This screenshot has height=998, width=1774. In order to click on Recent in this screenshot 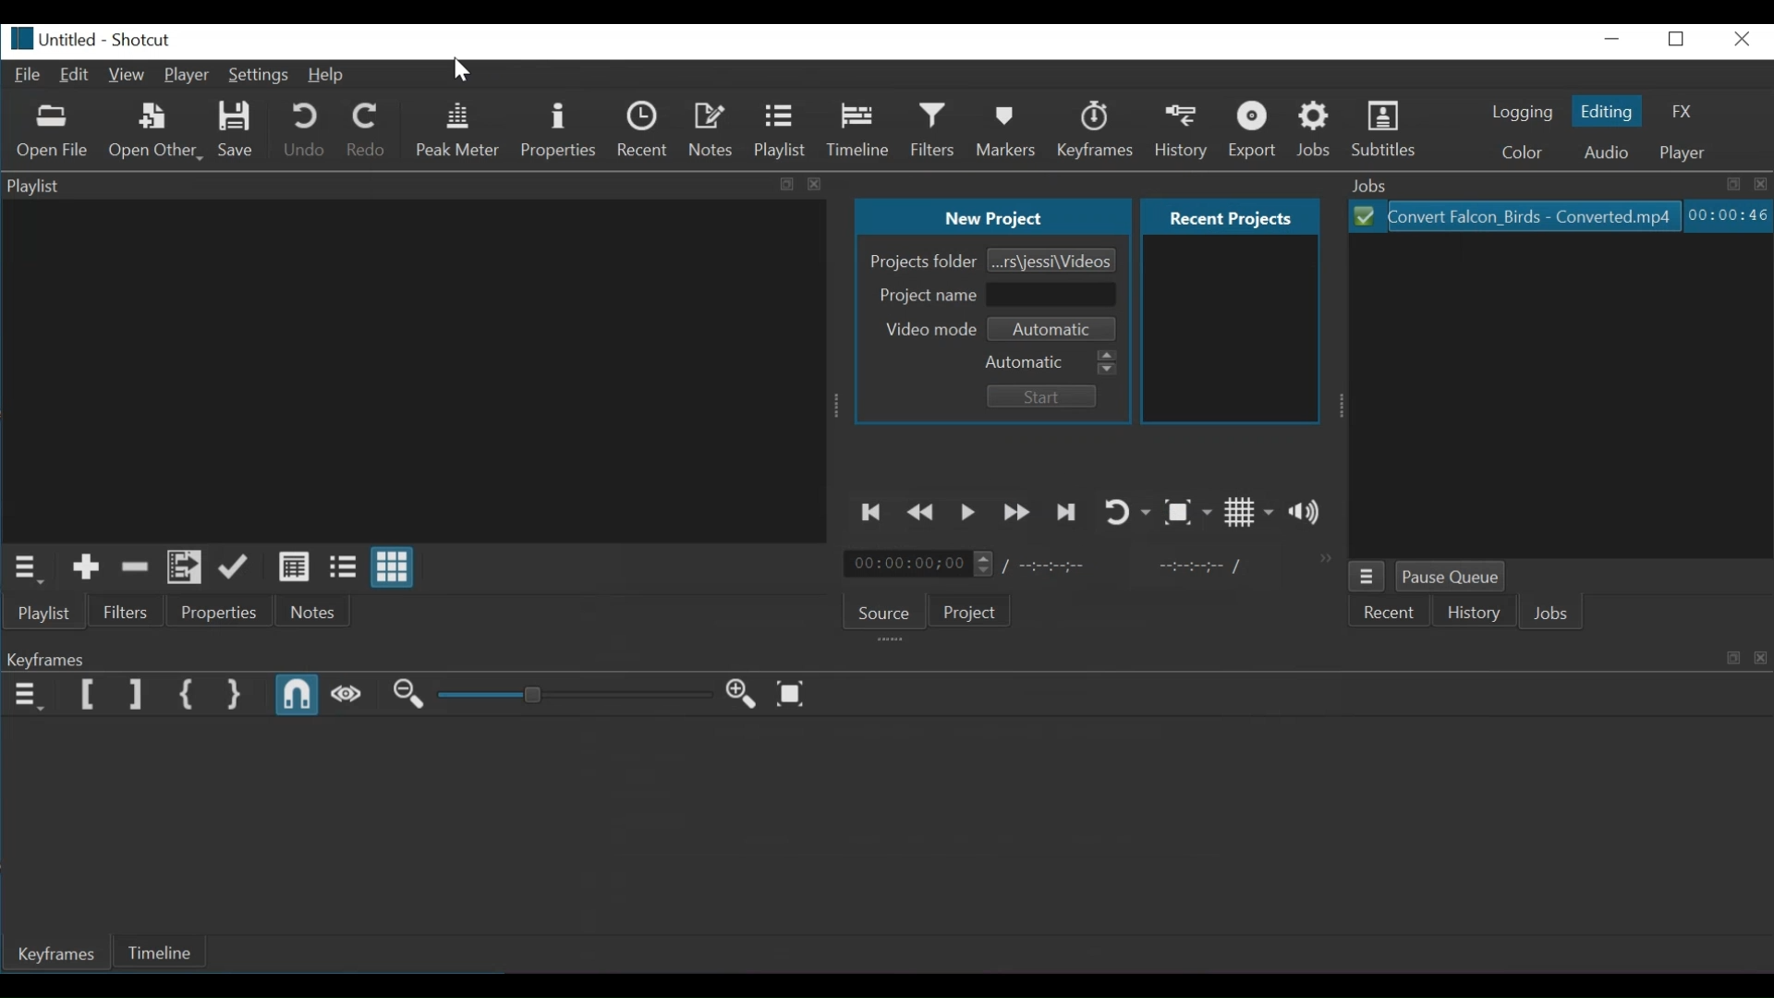, I will do `click(1391, 613)`.